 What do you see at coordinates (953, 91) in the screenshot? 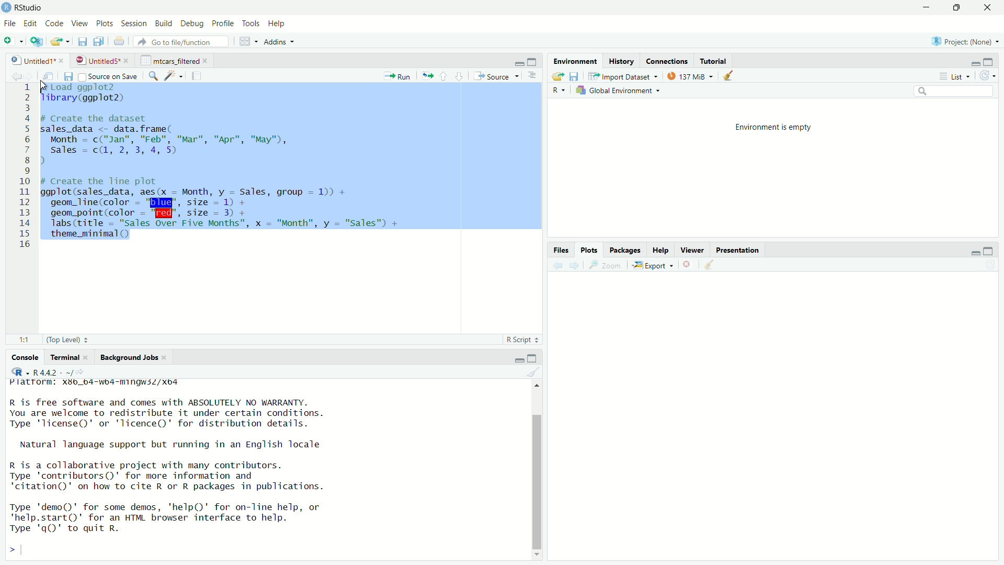
I see `search bar` at bounding box center [953, 91].